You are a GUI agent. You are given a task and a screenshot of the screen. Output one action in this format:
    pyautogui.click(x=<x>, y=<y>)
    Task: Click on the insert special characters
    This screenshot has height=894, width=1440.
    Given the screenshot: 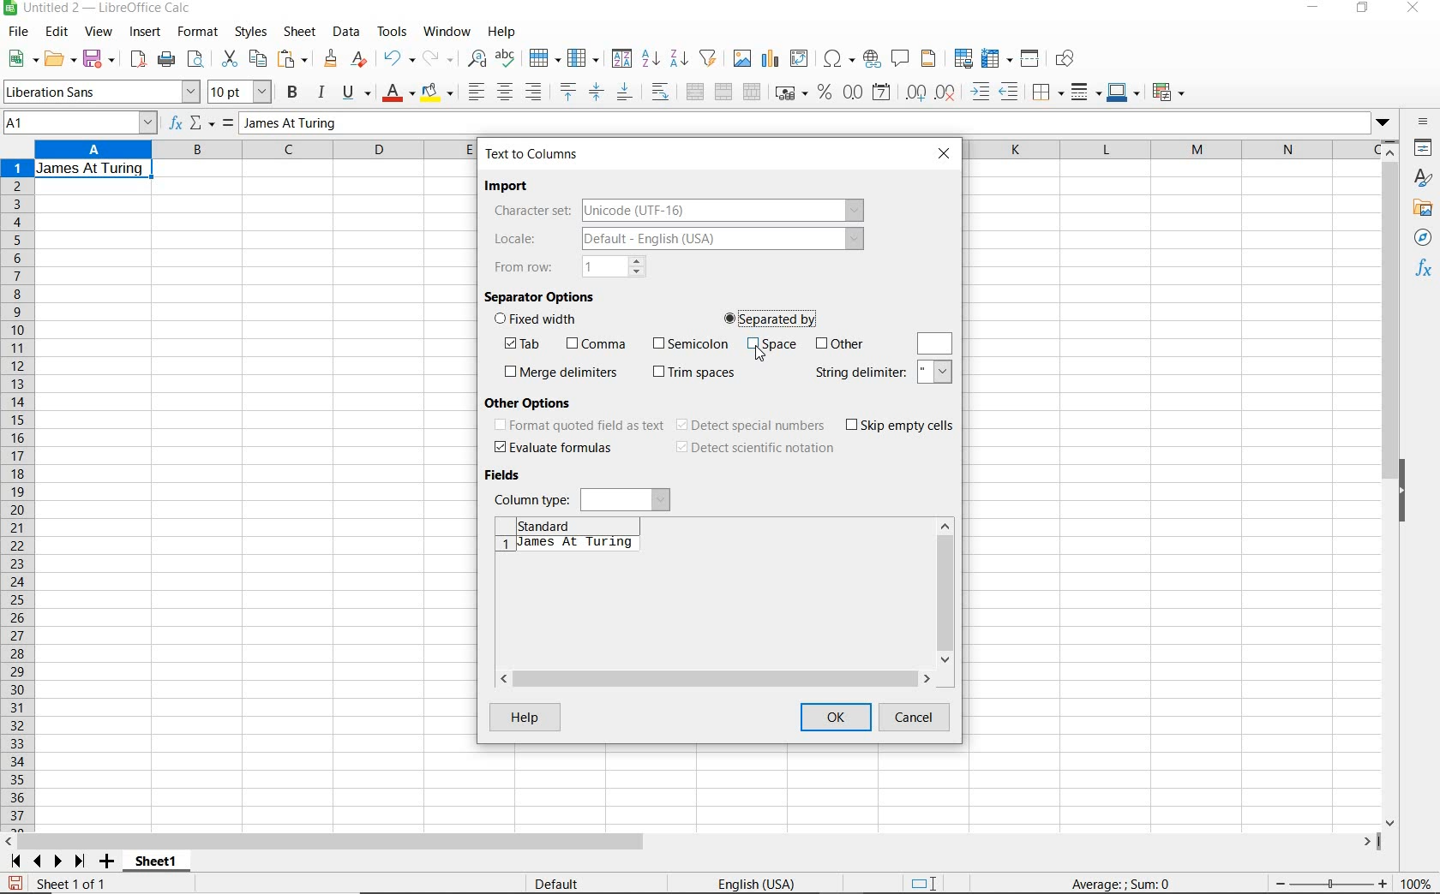 What is the action you would take?
    pyautogui.click(x=838, y=60)
    